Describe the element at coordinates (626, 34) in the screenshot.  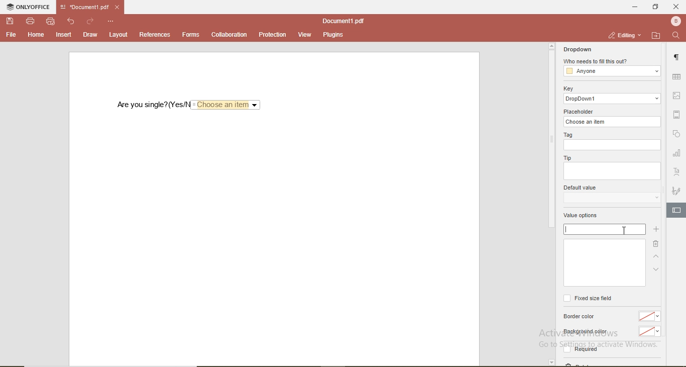
I see `editing` at that location.